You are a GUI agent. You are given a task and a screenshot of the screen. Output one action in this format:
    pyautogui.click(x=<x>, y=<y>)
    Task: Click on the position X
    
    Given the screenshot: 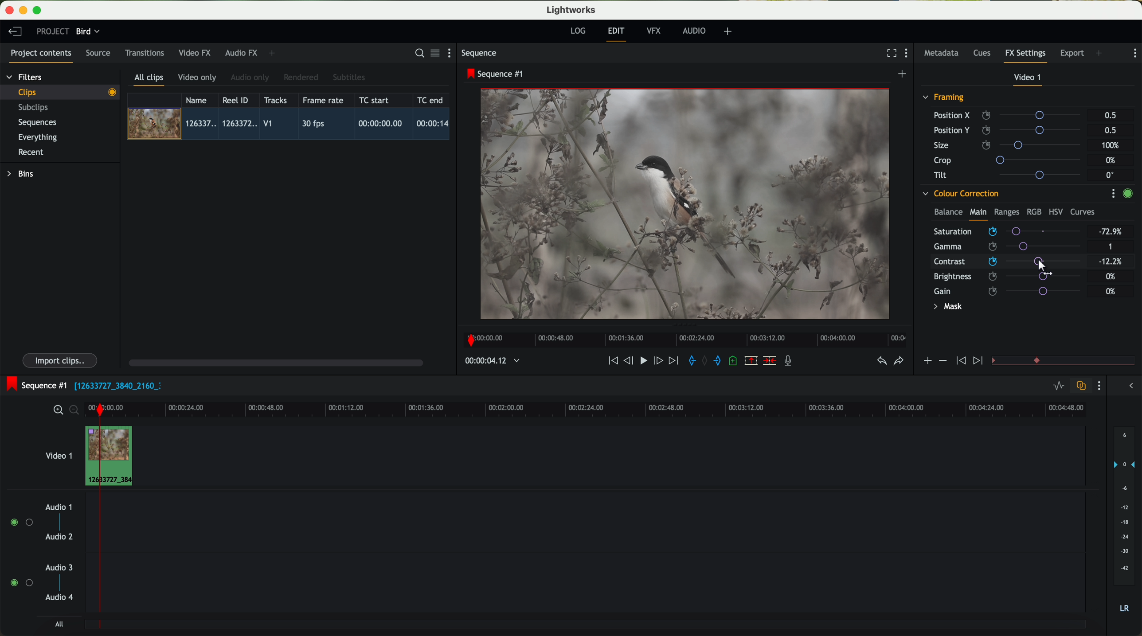 What is the action you would take?
    pyautogui.click(x=1010, y=115)
    